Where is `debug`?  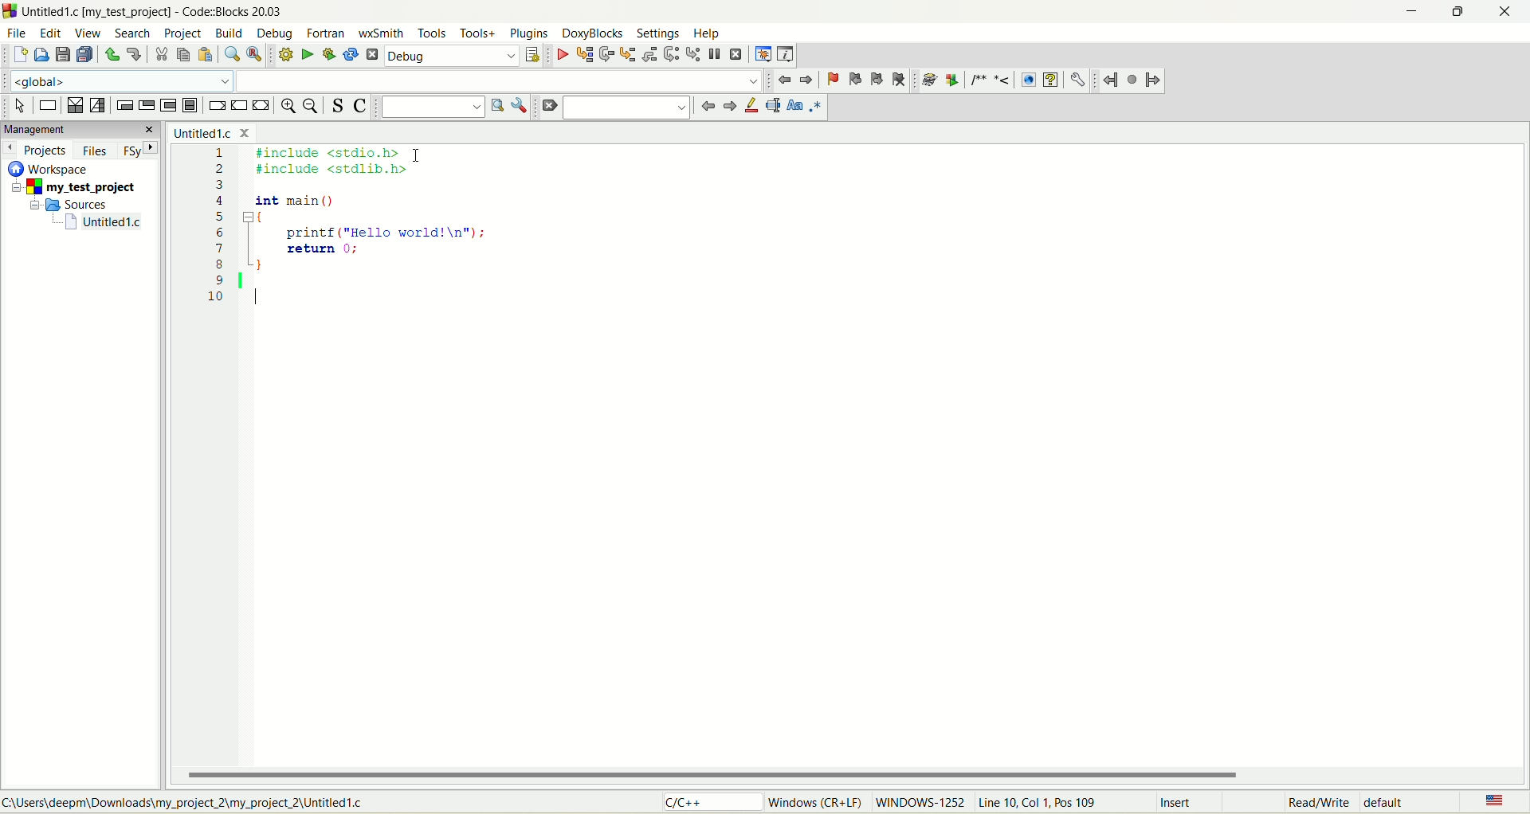
debug is located at coordinates (561, 55).